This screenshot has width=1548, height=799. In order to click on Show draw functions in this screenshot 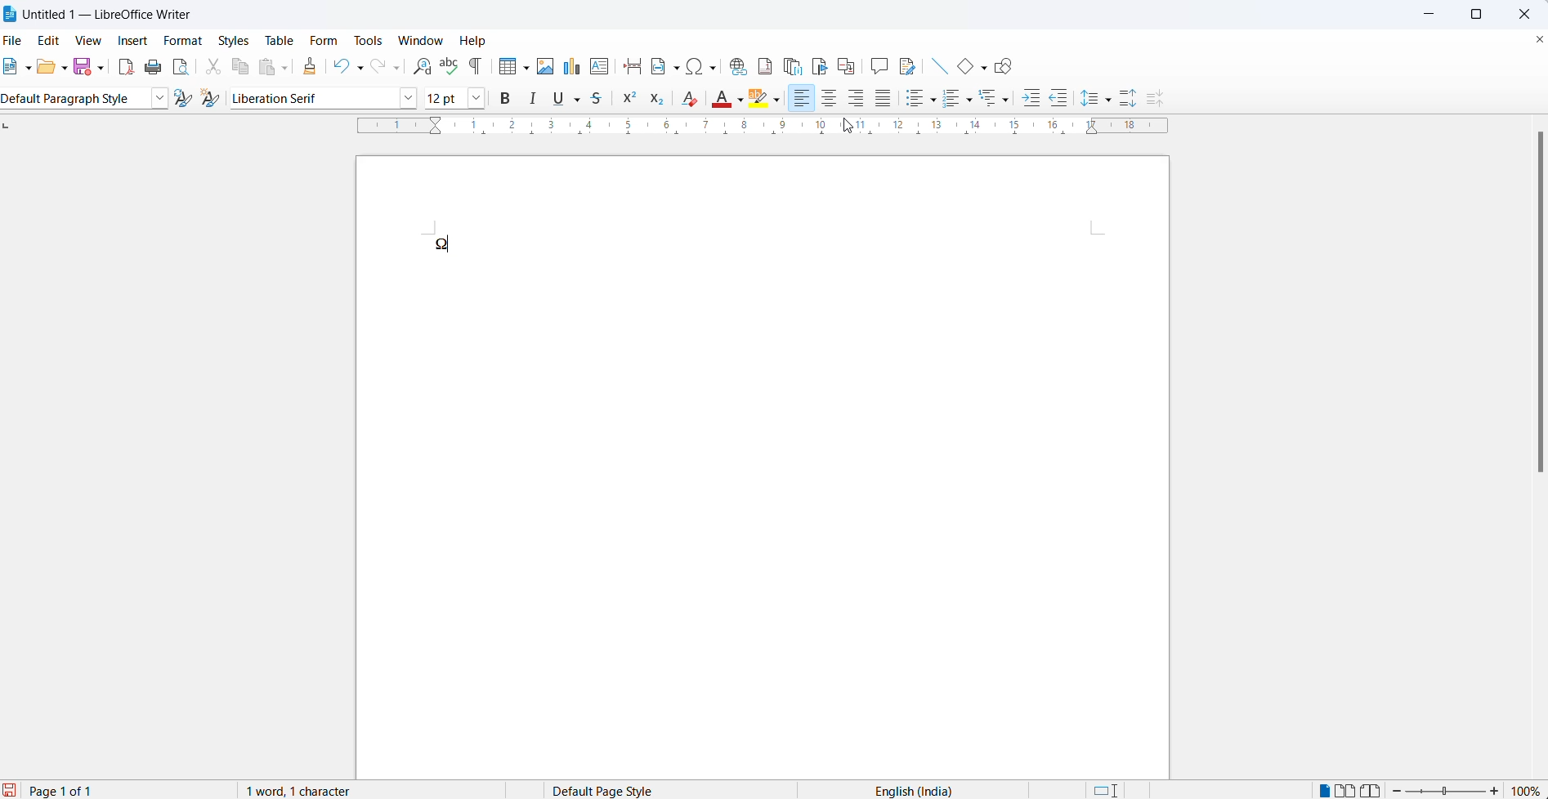, I will do `click(1009, 67)`.